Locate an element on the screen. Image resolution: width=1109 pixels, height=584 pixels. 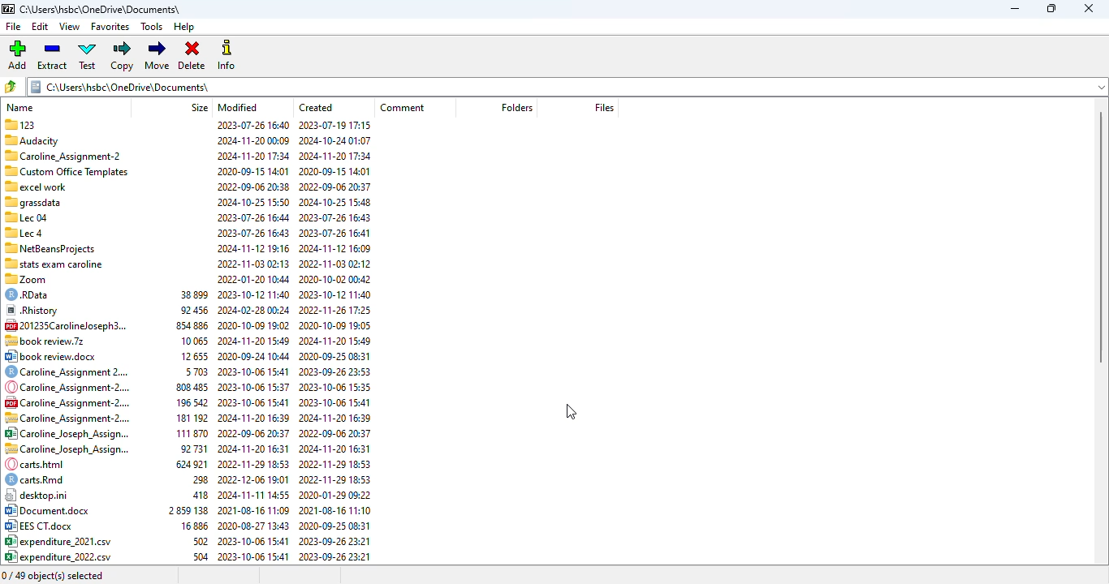
&& Caroline Assignment-2.... 196542 2023-10-06 15:41 2023-10-06 15:41 is located at coordinates (188, 387).